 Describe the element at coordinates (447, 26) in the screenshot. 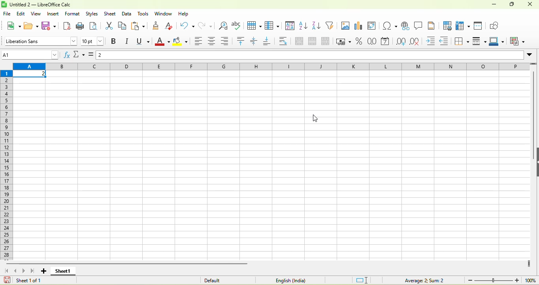

I see `define print area` at that location.